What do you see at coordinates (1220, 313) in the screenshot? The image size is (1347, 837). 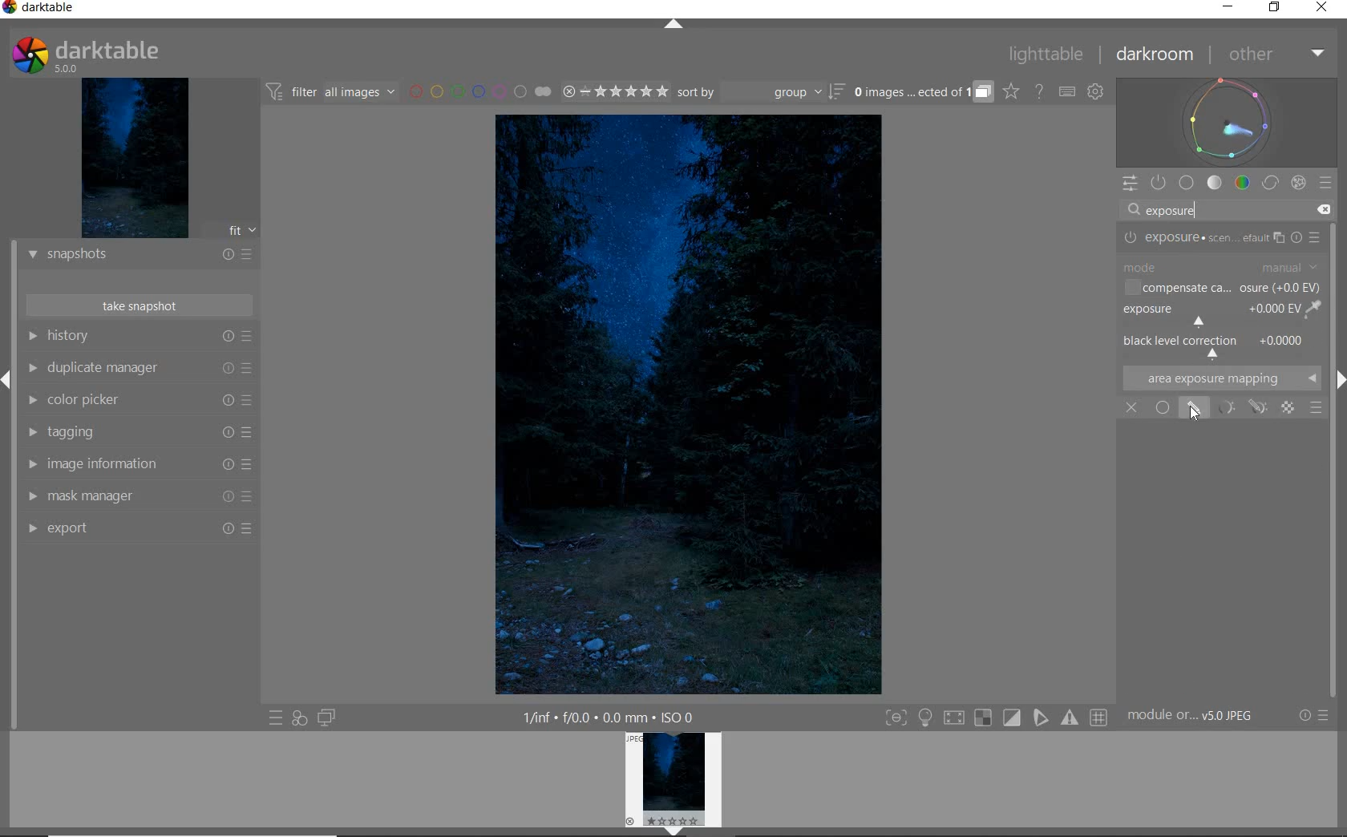 I see `EXPOSURE` at bounding box center [1220, 313].